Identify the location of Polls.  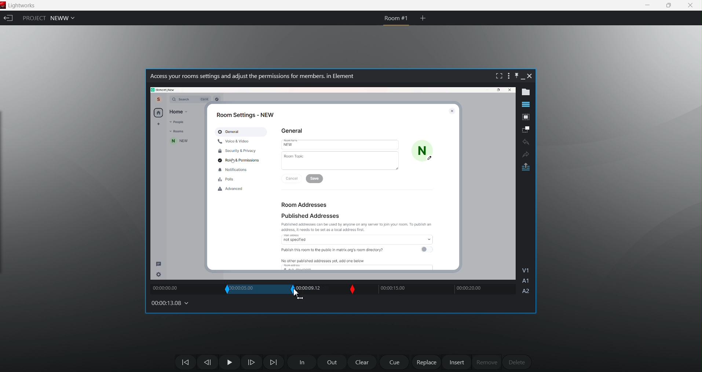
(227, 179).